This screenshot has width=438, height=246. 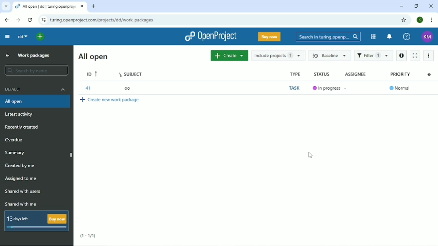 What do you see at coordinates (36, 102) in the screenshot?
I see `All open` at bounding box center [36, 102].